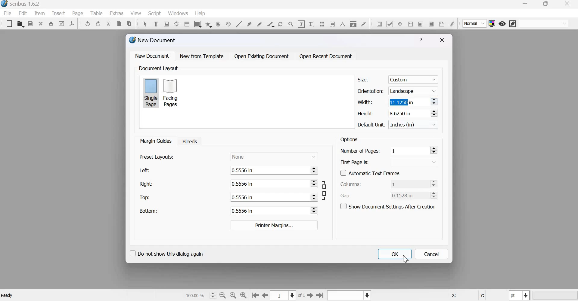 This screenshot has width=578, height=301. Describe the element at coordinates (97, 13) in the screenshot. I see `Table` at that location.